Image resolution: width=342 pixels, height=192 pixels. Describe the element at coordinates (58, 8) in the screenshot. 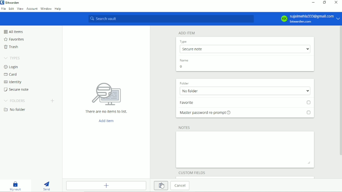

I see `Help` at that location.